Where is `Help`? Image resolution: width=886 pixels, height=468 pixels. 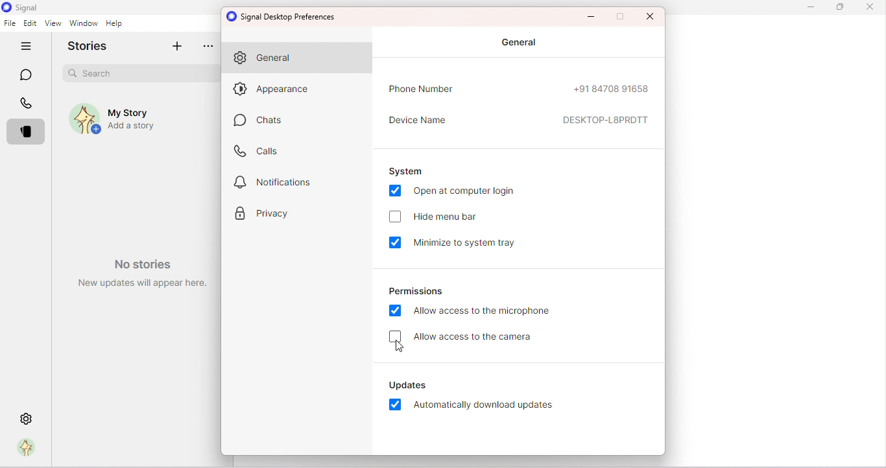 Help is located at coordinates (115, 25).